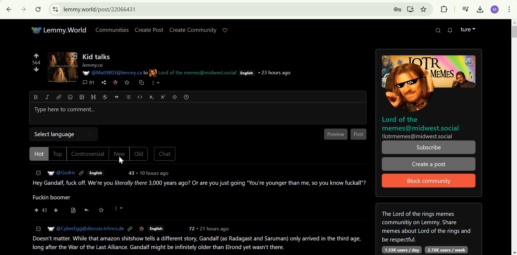 This screenshot has width=517, height=255. Describe the element at coordinates (58, 154) in the screenshot. I see `top` at that location.